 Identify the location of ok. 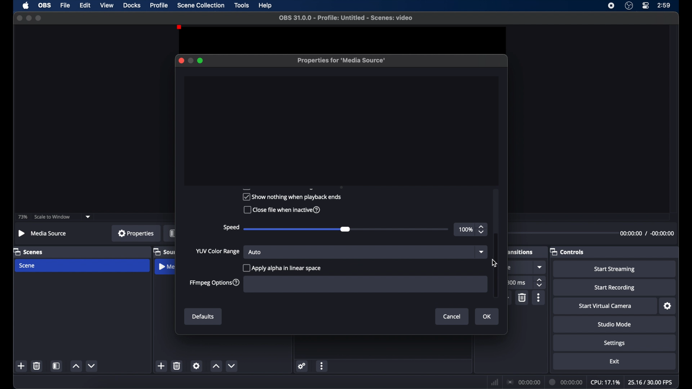
(487, 317).